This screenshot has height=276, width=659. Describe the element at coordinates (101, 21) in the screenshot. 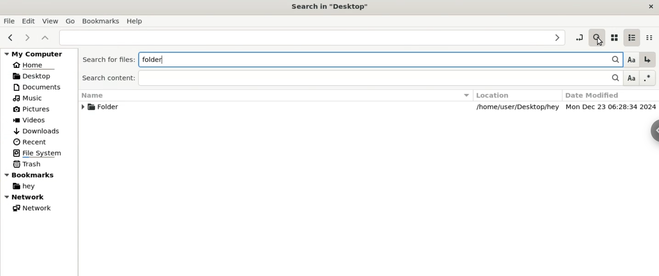

I see `Bookmarks` at that location.